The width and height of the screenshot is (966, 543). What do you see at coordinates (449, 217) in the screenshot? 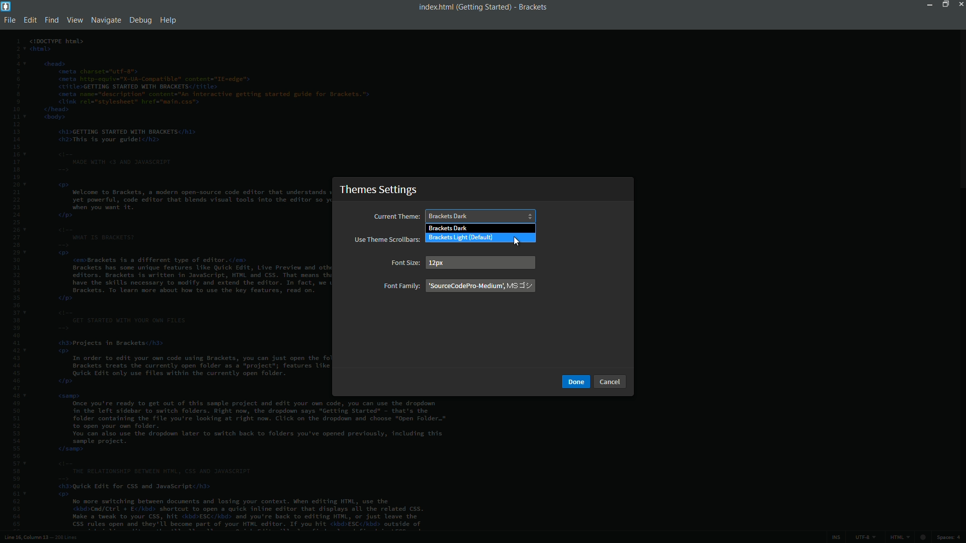
I see `brackets dark` at bounding box center [449, 217].